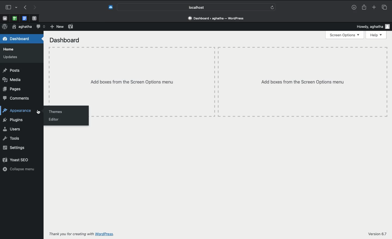 Image resolution: width=392 pixels, height=239 pixels. I want to click on open tab, so click(5, 19).